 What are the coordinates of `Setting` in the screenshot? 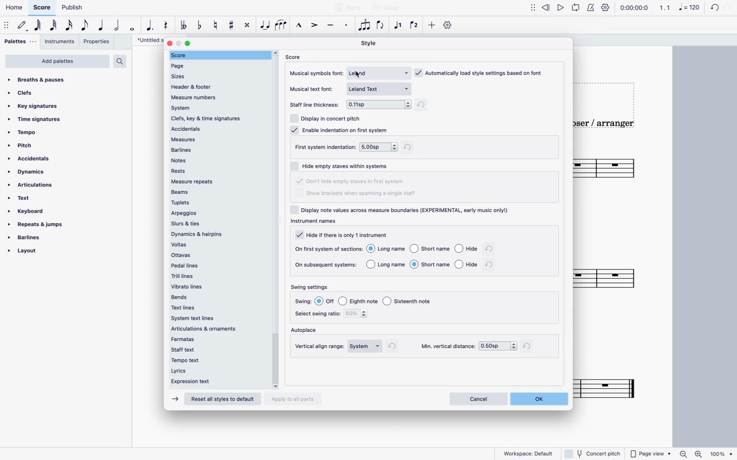 It's located at (606, 7).